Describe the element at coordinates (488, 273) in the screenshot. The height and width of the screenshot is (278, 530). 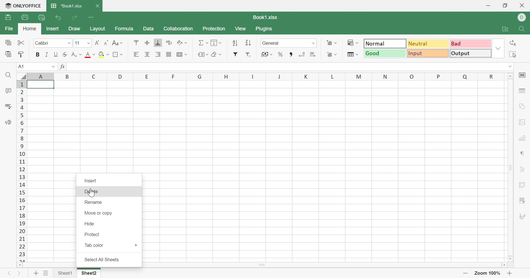
I see `Zoom 100%` at that location.